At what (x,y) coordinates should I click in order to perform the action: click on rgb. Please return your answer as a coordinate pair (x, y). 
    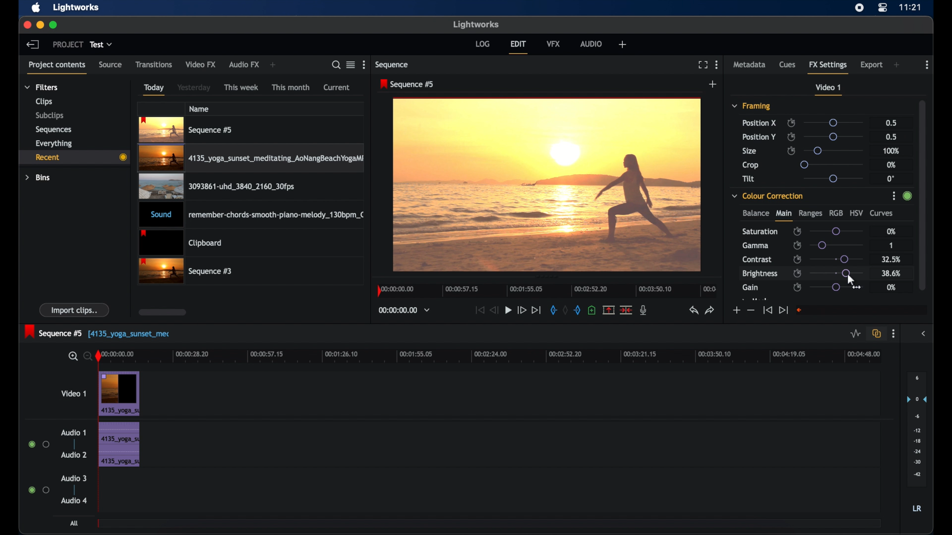
    Looking at the image, I should click on (833, 212).